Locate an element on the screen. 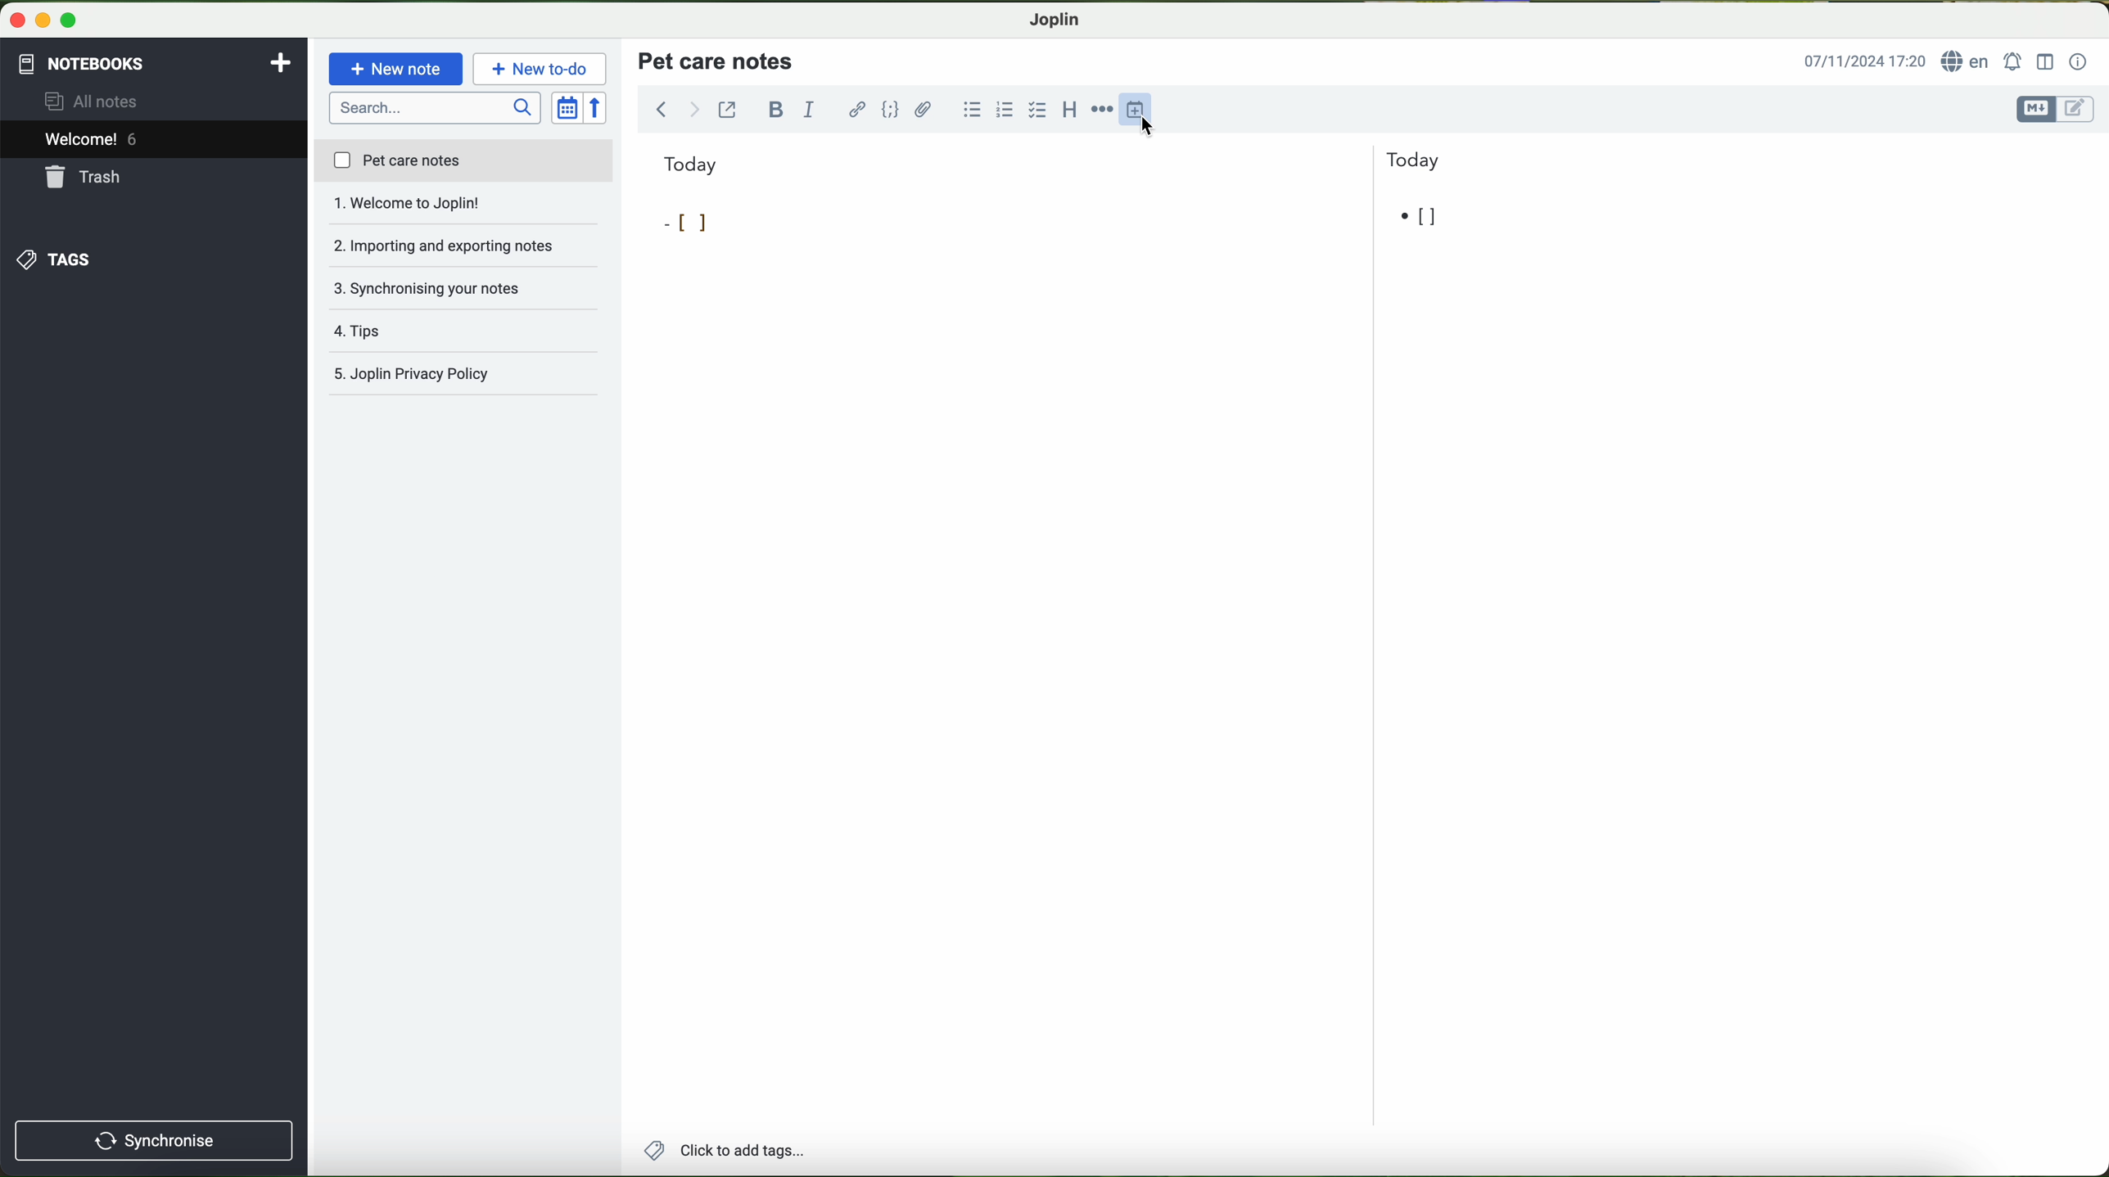 This screenshot has width=2109, height=1177. synchronising your notes is located at coordinates (465, 247).